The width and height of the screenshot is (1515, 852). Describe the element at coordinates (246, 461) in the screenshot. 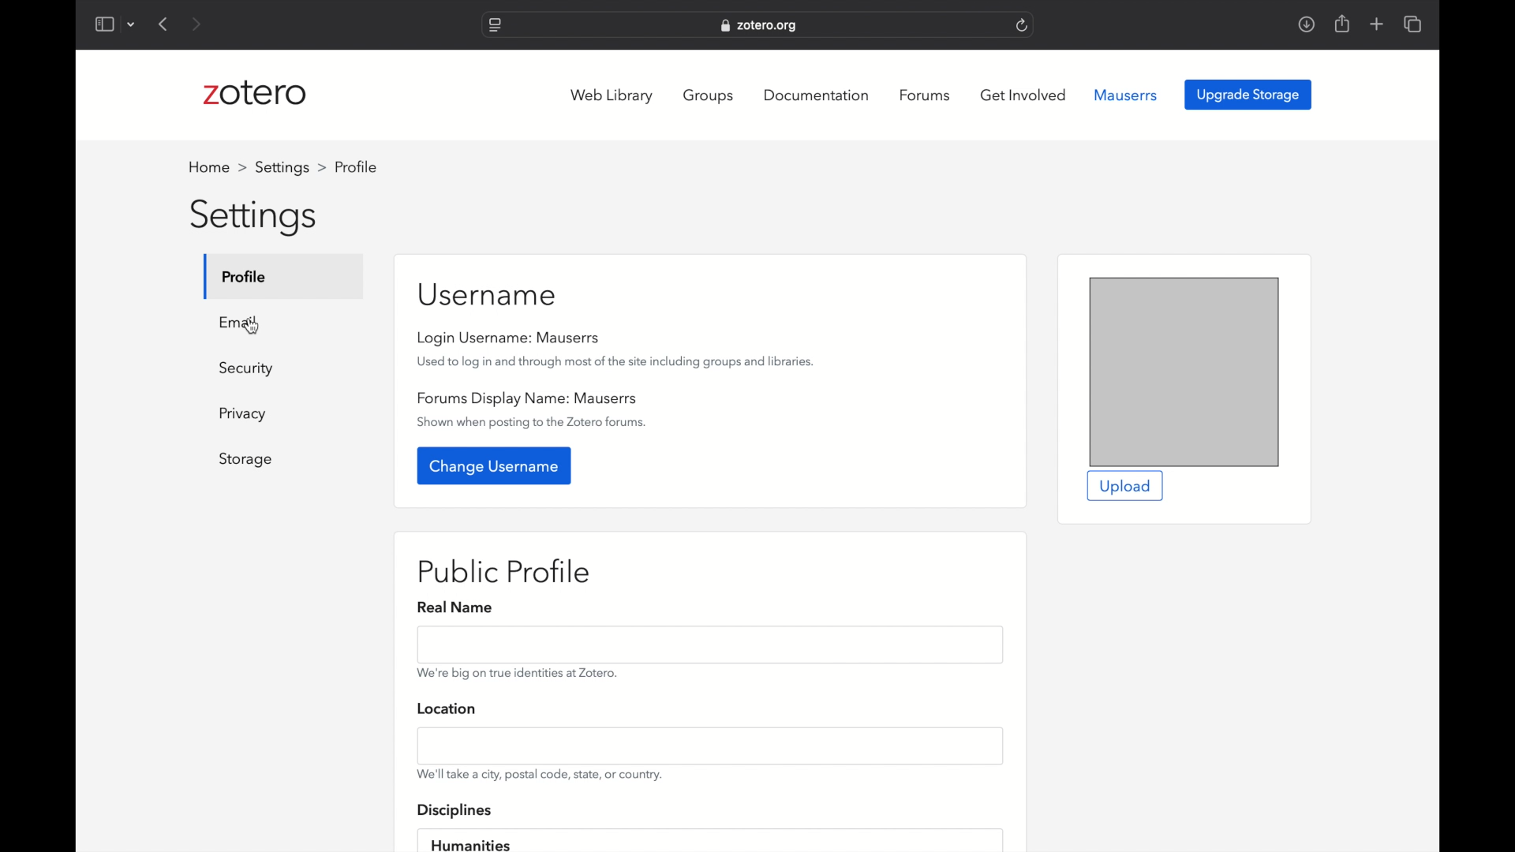

I see `storage` at that location.